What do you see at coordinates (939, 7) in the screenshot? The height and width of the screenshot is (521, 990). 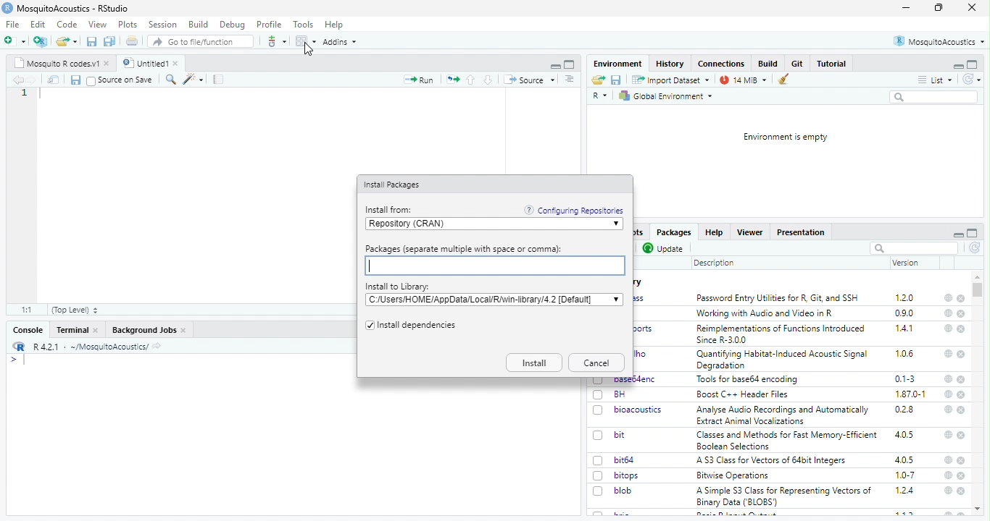 I see `maximise` at bounding box center [939, 7].